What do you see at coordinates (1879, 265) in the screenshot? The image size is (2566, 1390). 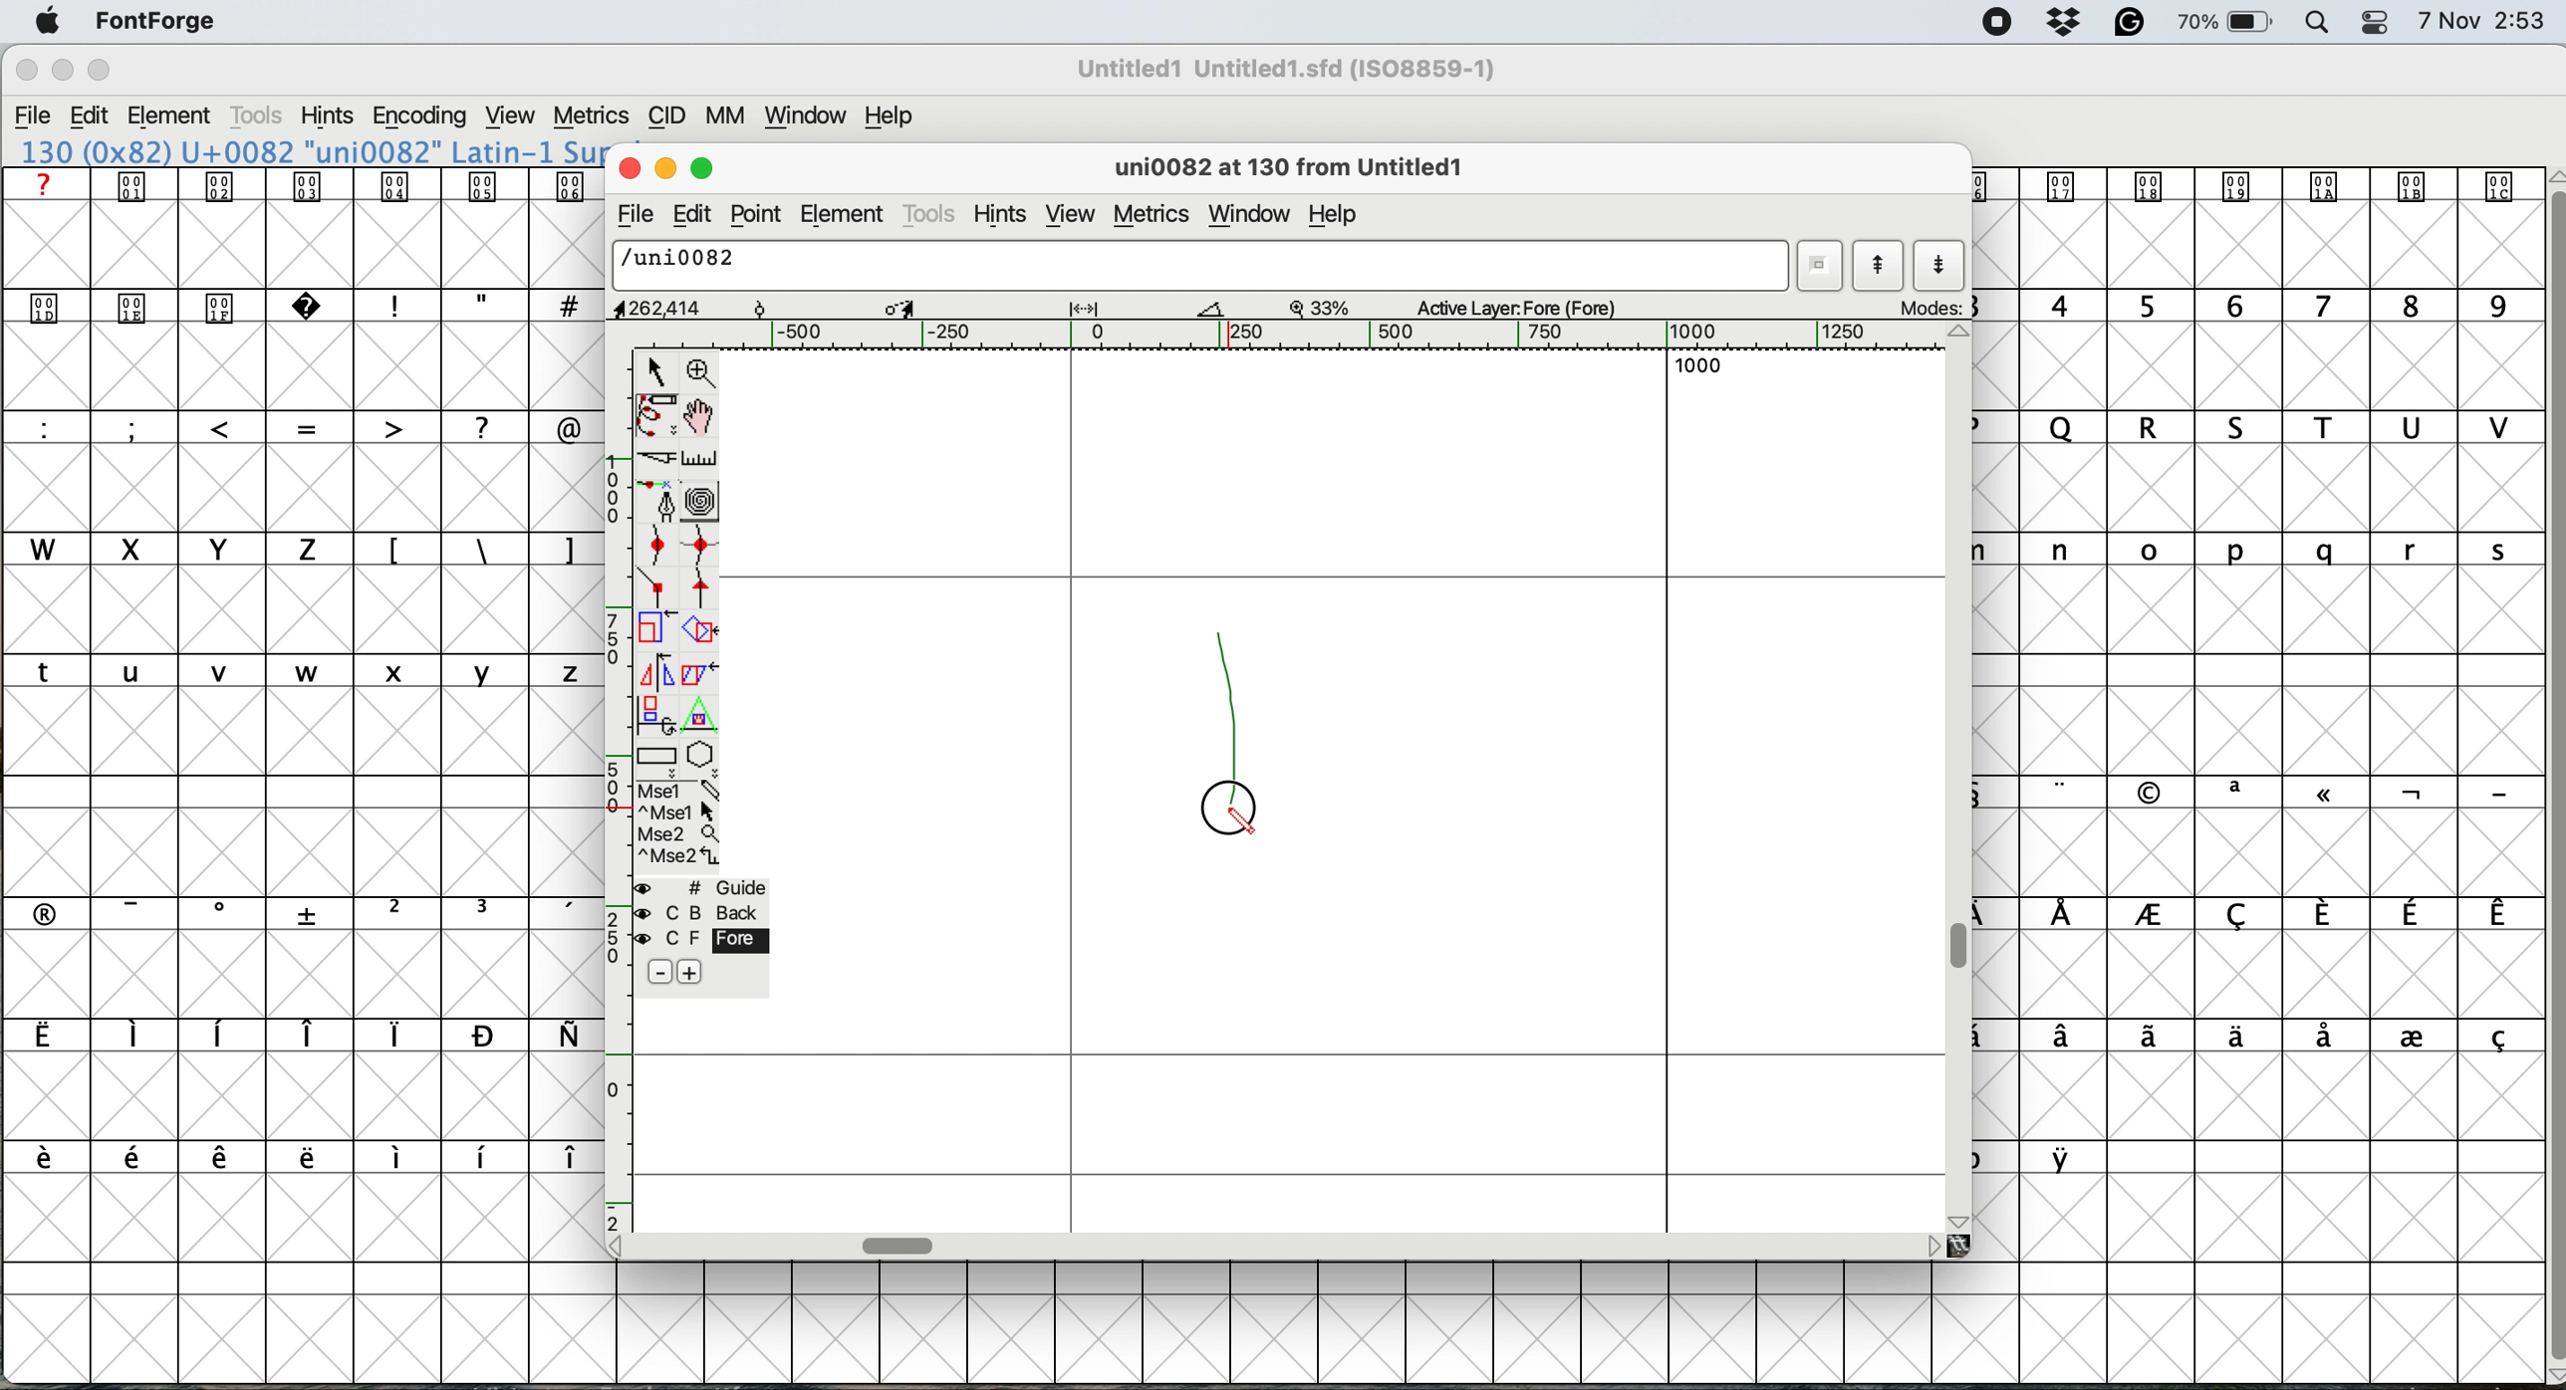 I see `show previous letter` at bounding box center [1879, 265].